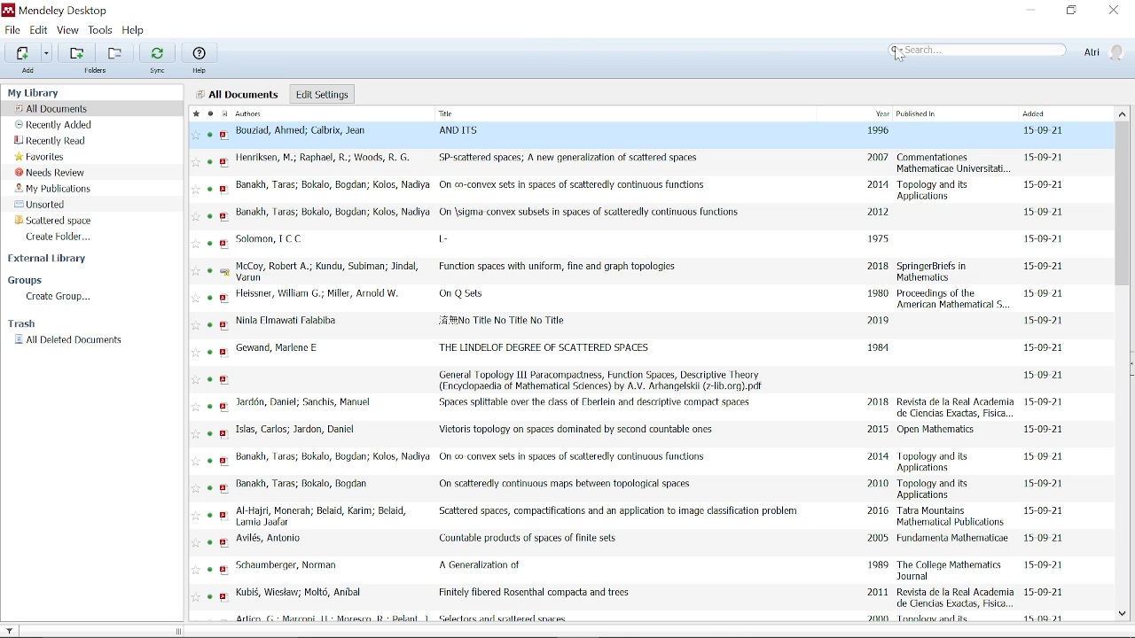 This screenshot has height=638, width=1135. What do you see at coordinates (645, 570) in the screenshot?
I see `Schaumberger, Norman A Generalization of 1989 The College Mathematics Journal 15-09-21` at bounding box center [645, 570].